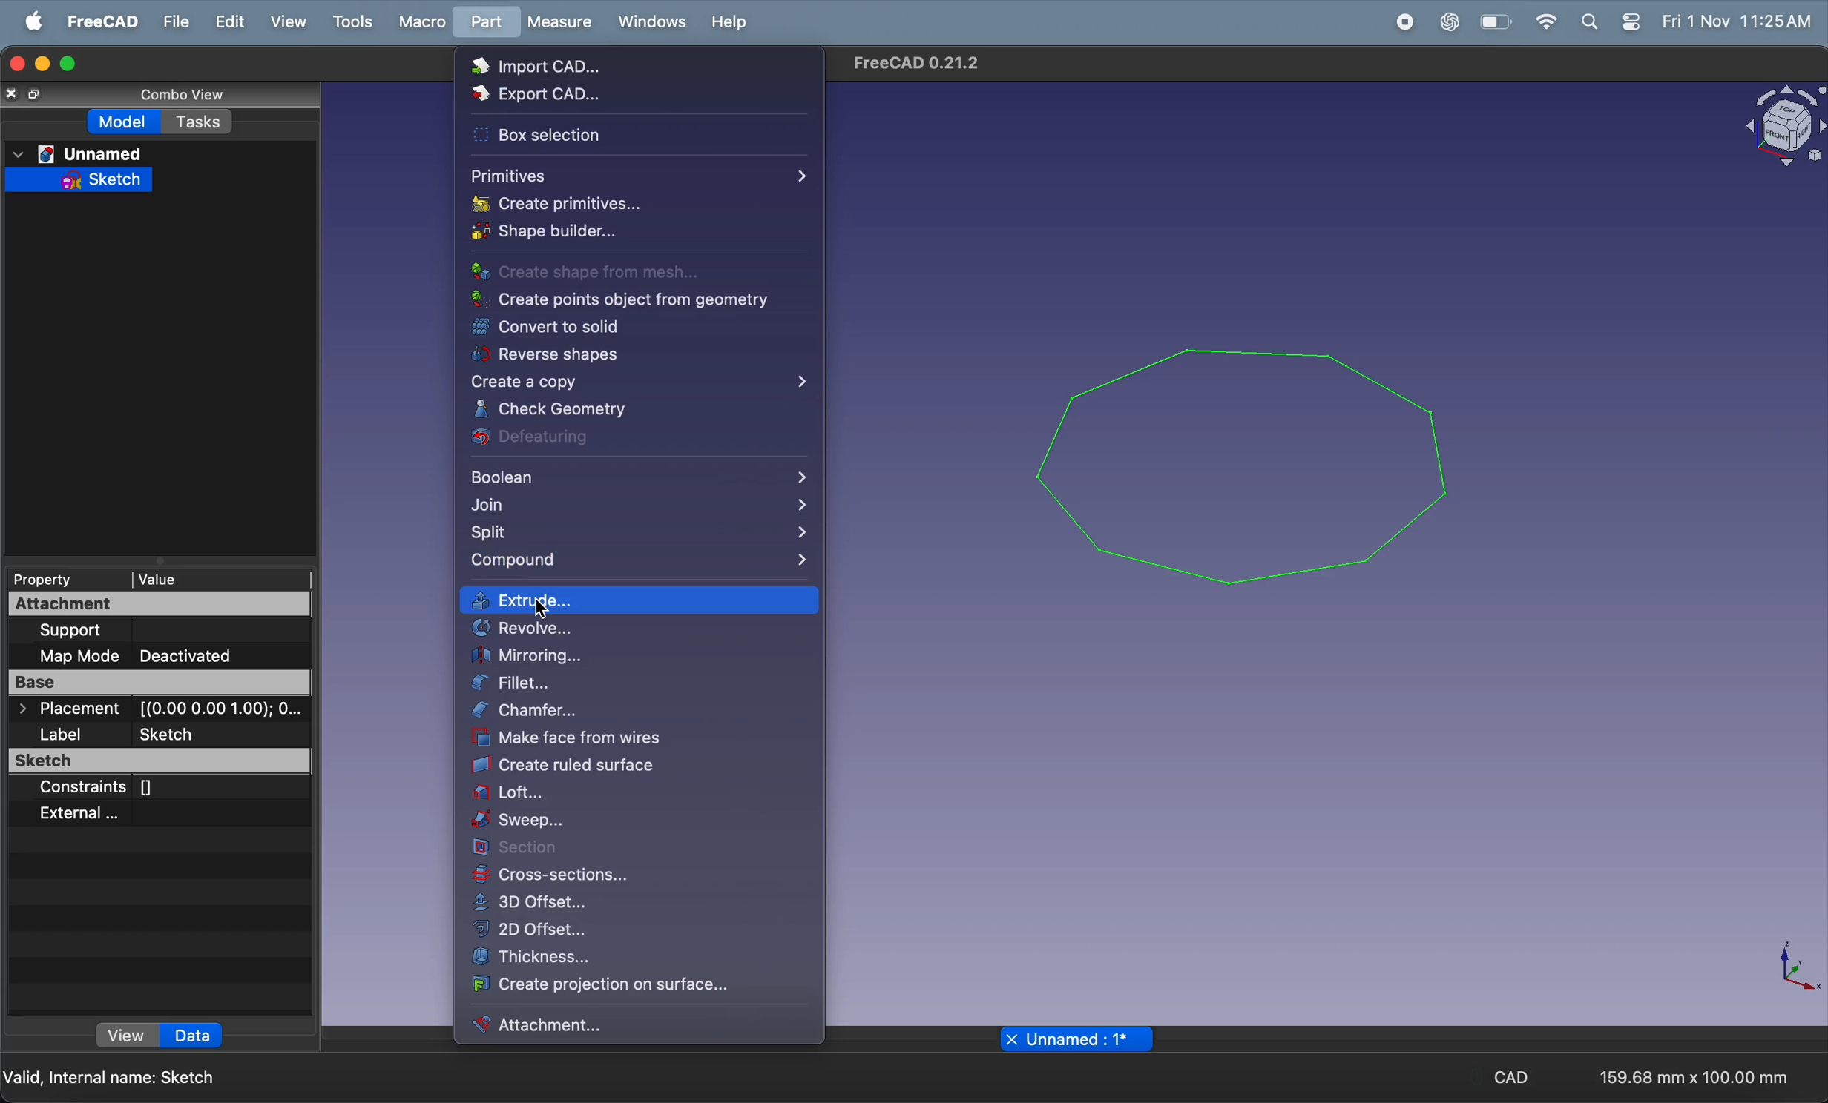  I want to click on view, so click(286, 22).